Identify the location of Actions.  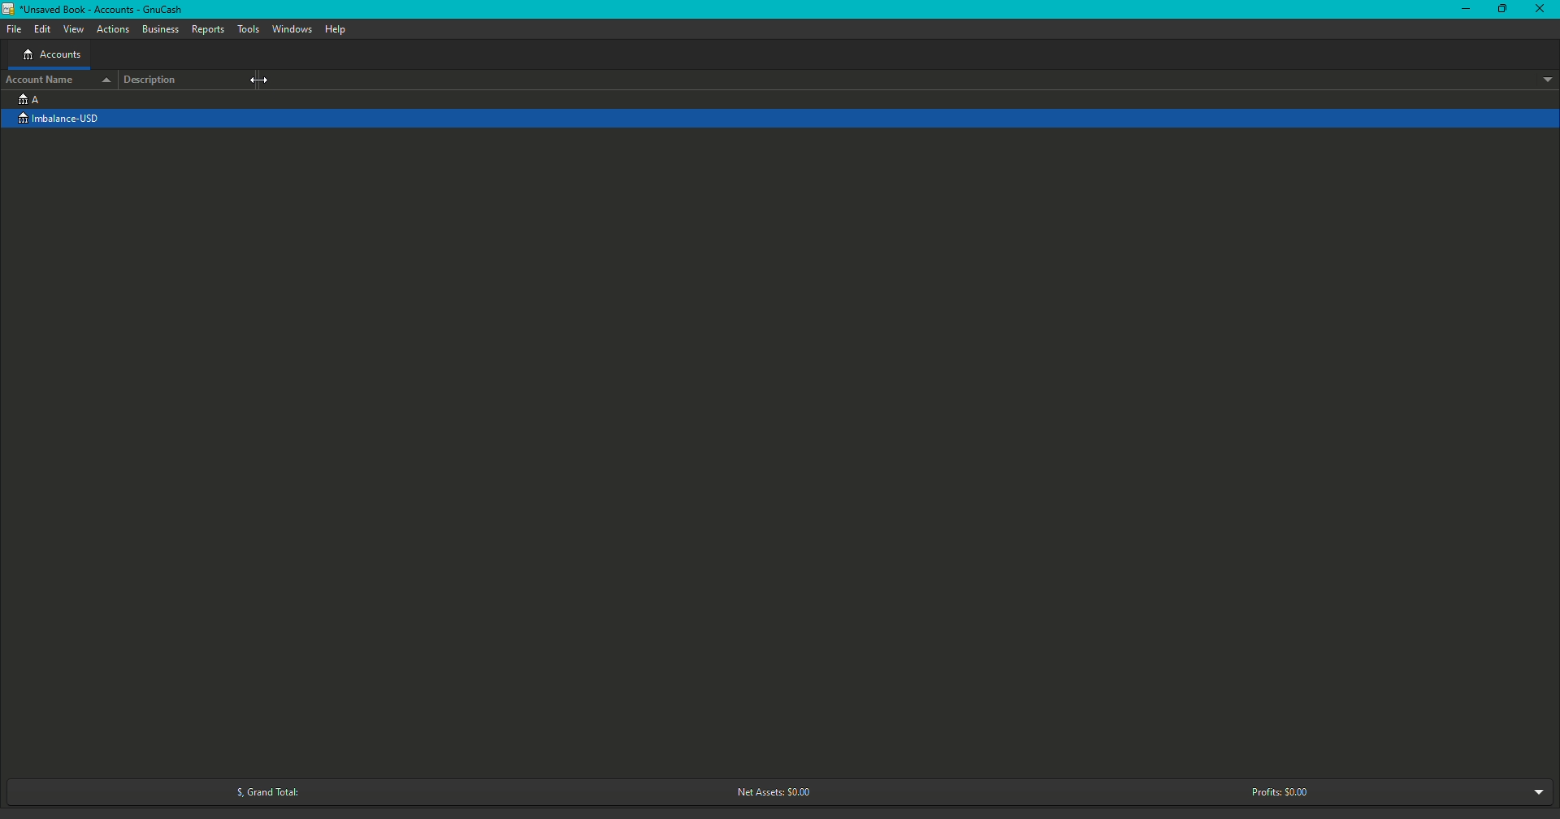
(114, 30).